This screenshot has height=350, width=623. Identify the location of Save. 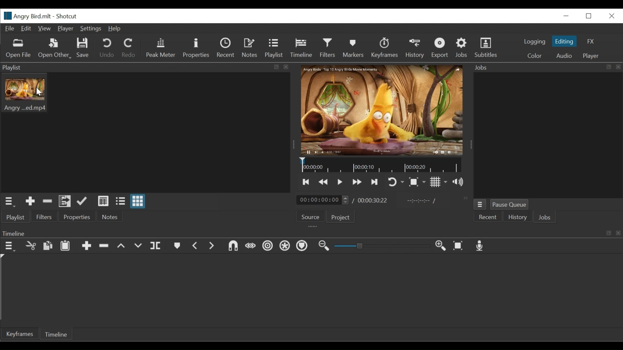
(82, 48).